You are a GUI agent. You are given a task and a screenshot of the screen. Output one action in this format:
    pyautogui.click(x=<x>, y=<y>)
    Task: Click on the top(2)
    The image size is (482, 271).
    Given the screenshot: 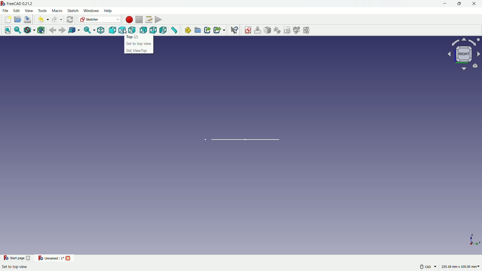 What is the action you would take?
    pyautogui.click(x=138, y=37)
    